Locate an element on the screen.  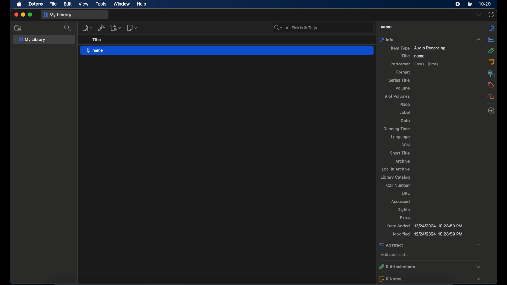
name is located at coordinates (227, 50).